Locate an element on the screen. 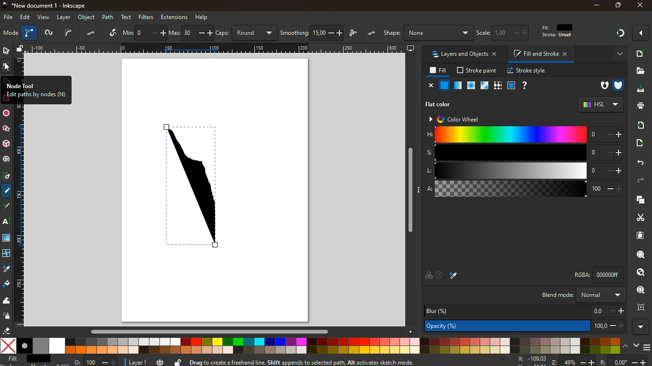 This screenshot has width=652, height=366. 3d tool is located at coordinates (7, 144).